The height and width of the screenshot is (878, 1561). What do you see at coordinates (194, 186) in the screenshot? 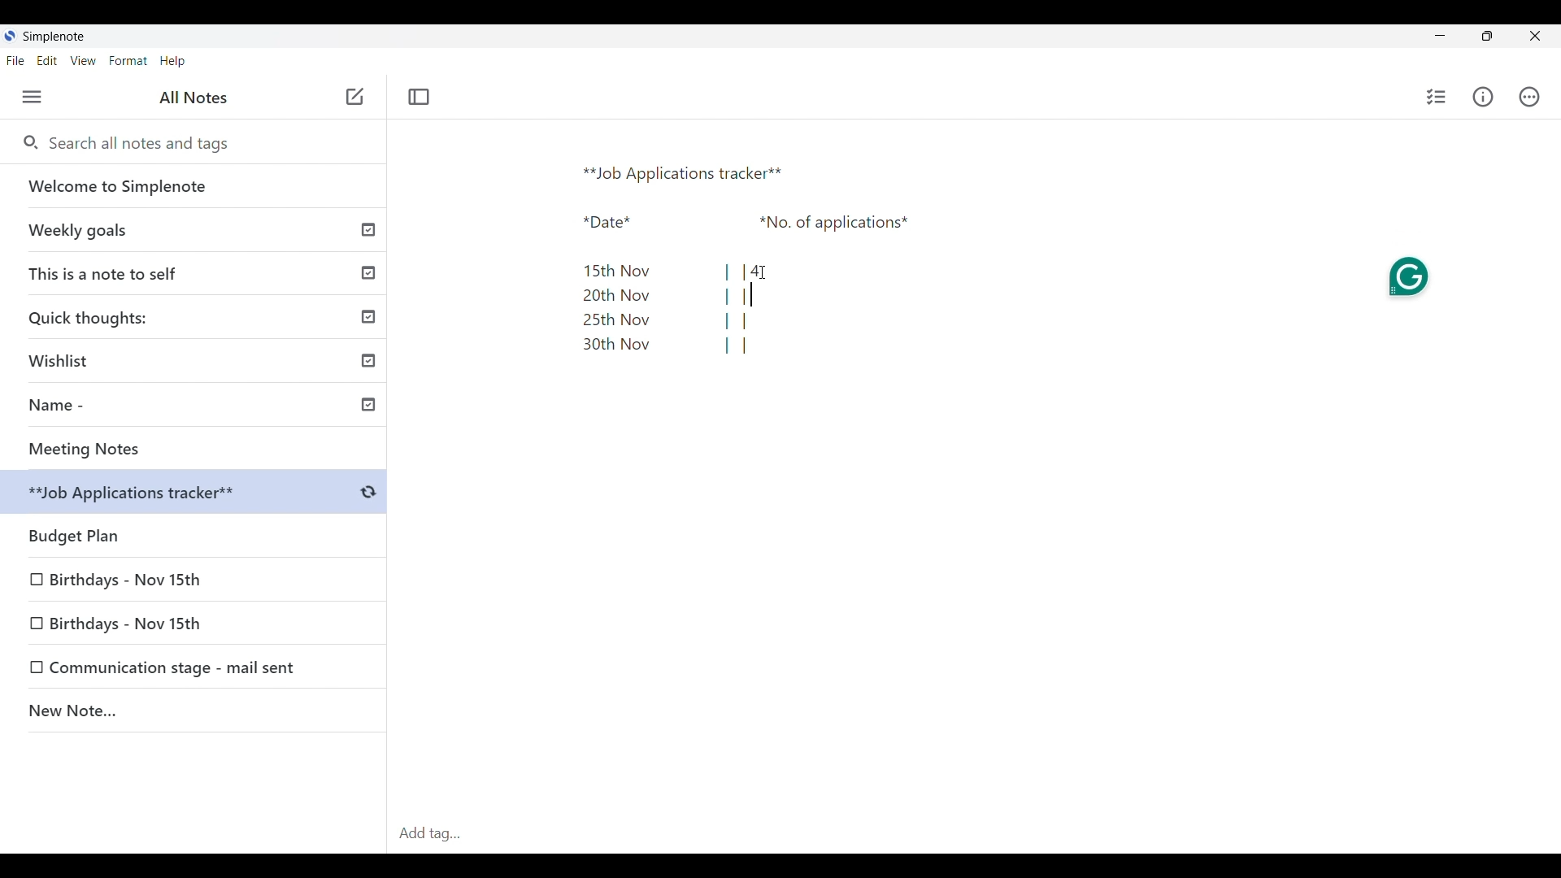
I see `Welcome to Simplenote` at bounding box center [194, 186].